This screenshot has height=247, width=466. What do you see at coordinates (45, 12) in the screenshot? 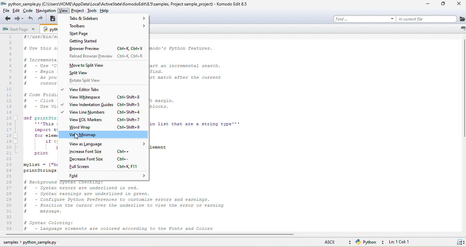
I see `nevigation` at bounding box center [45, 12].